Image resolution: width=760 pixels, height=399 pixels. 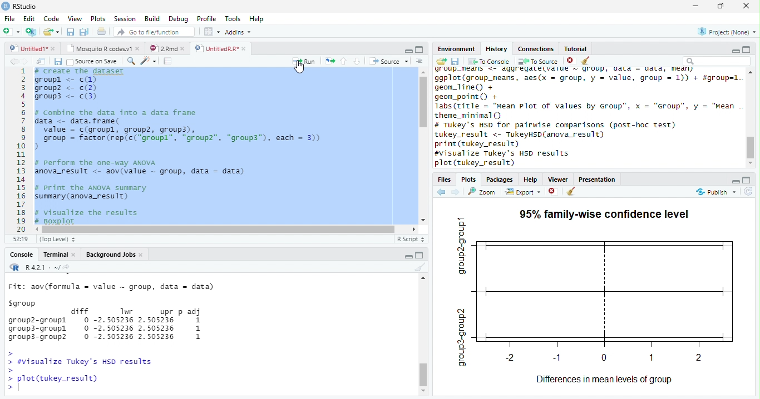 I want to click on Scrollbar, so click(x=422, y=146).